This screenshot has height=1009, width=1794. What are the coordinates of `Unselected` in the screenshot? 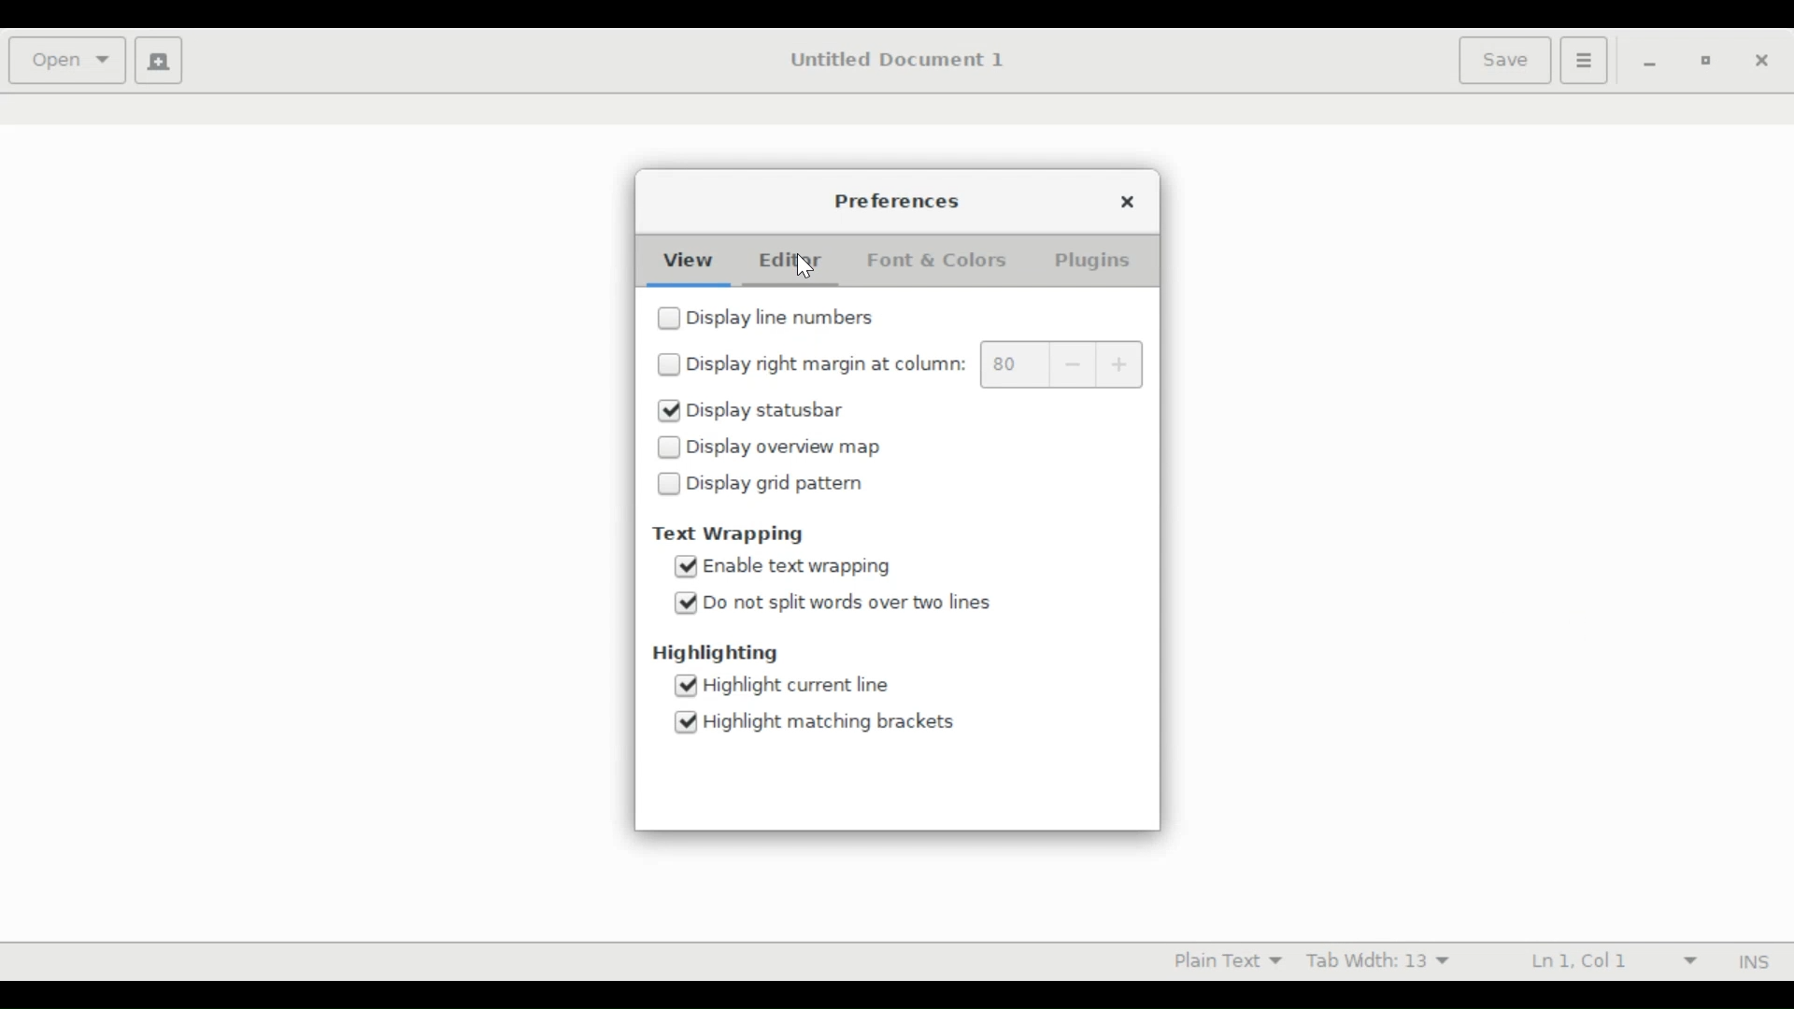 It's located at (668, 447).